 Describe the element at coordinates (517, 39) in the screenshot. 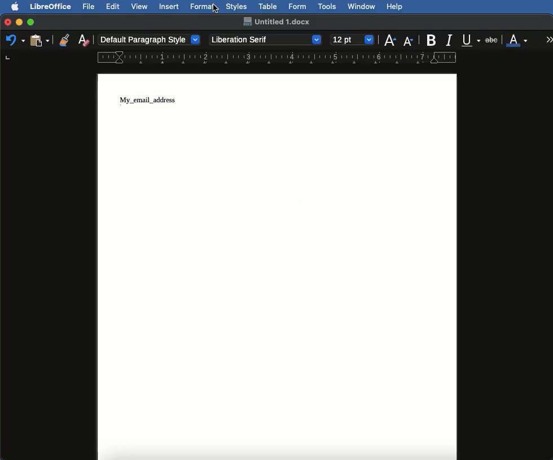

I see `Font color` at that location.